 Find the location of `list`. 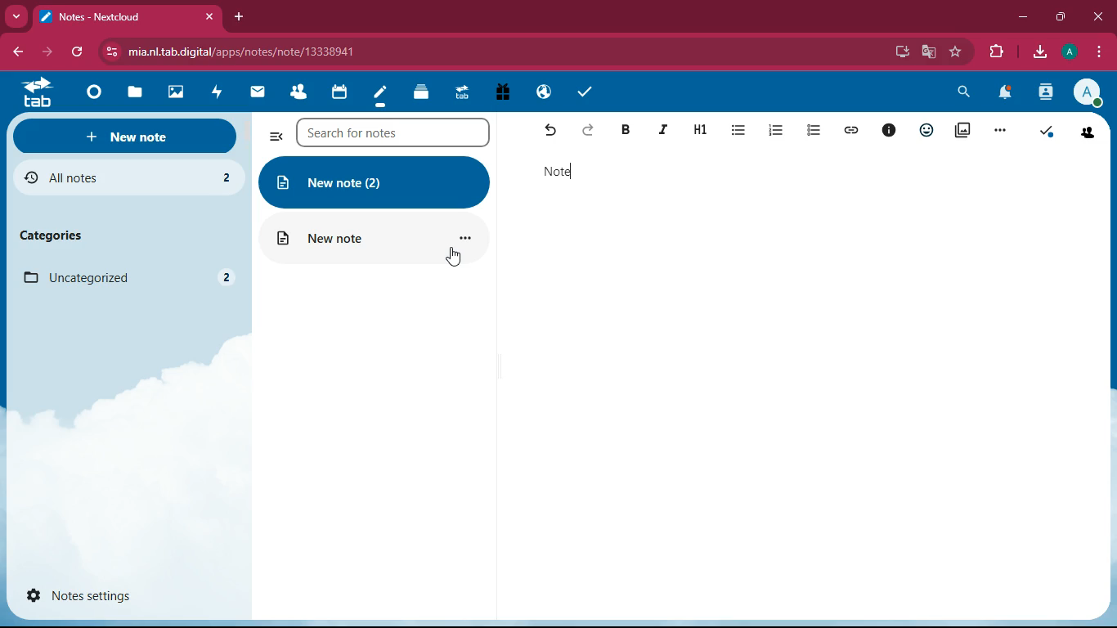

list is located at coordinates (815, 131).